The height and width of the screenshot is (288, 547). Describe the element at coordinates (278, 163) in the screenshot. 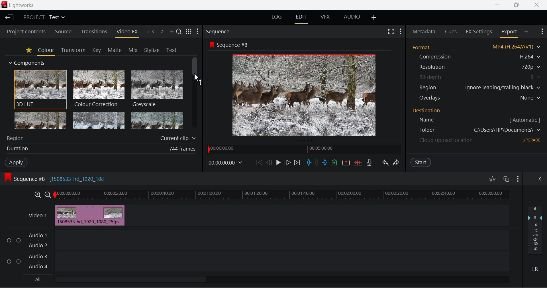

I see `Play` at that location.